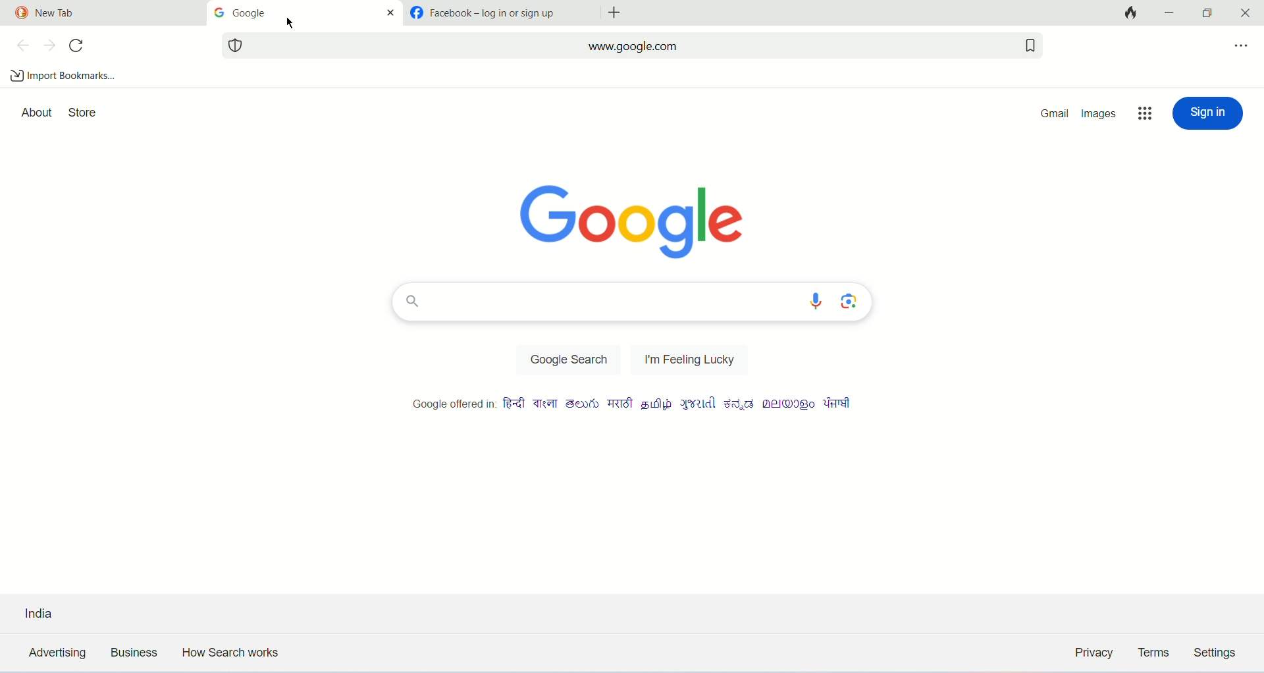 The width and height of the screenshot is (1264, 673). Describe the element at coordinates (1216, 650) in the screenshot. I see `settings` at that location.